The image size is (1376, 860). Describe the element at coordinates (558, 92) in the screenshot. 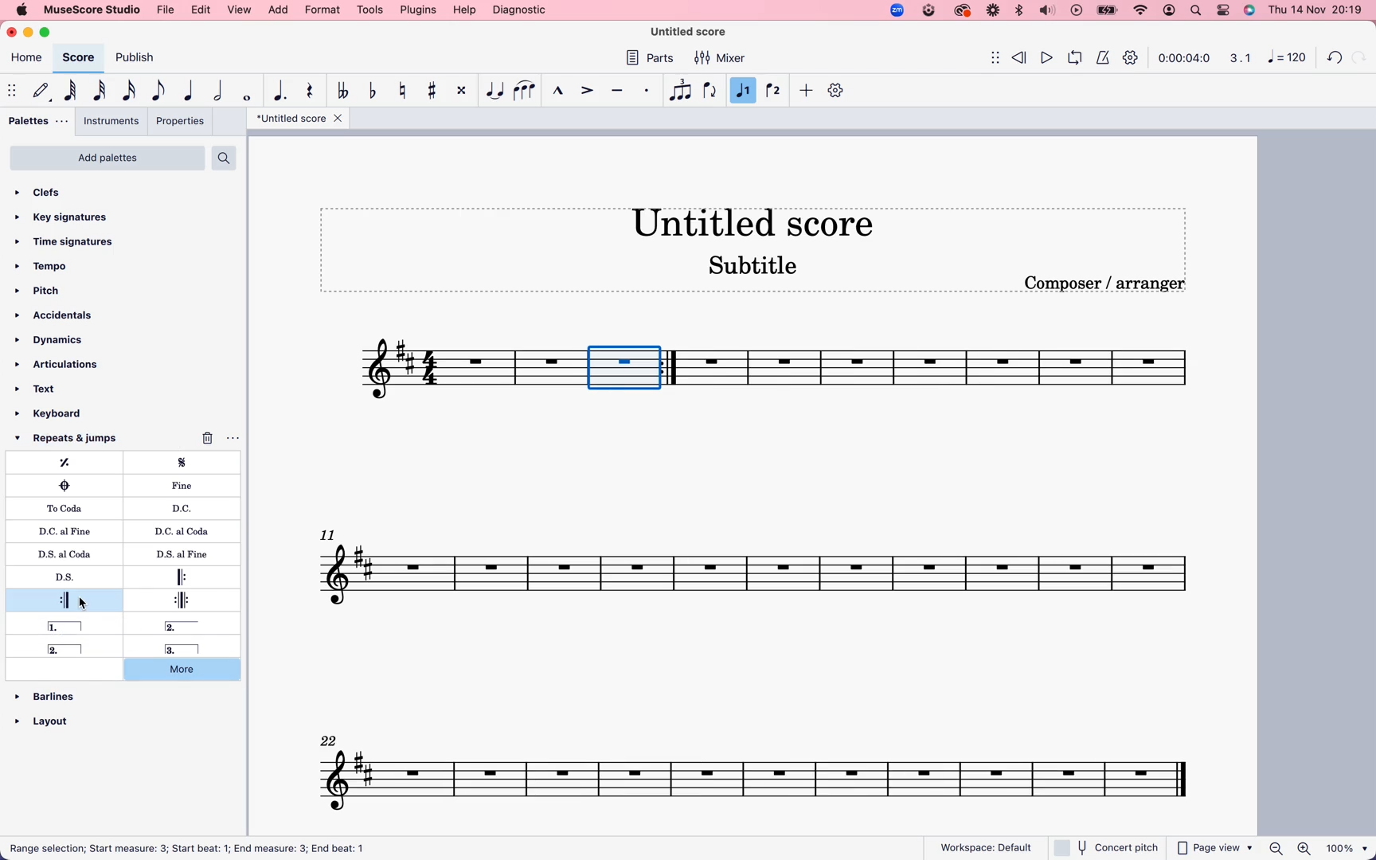

I see `marcato` at that location.